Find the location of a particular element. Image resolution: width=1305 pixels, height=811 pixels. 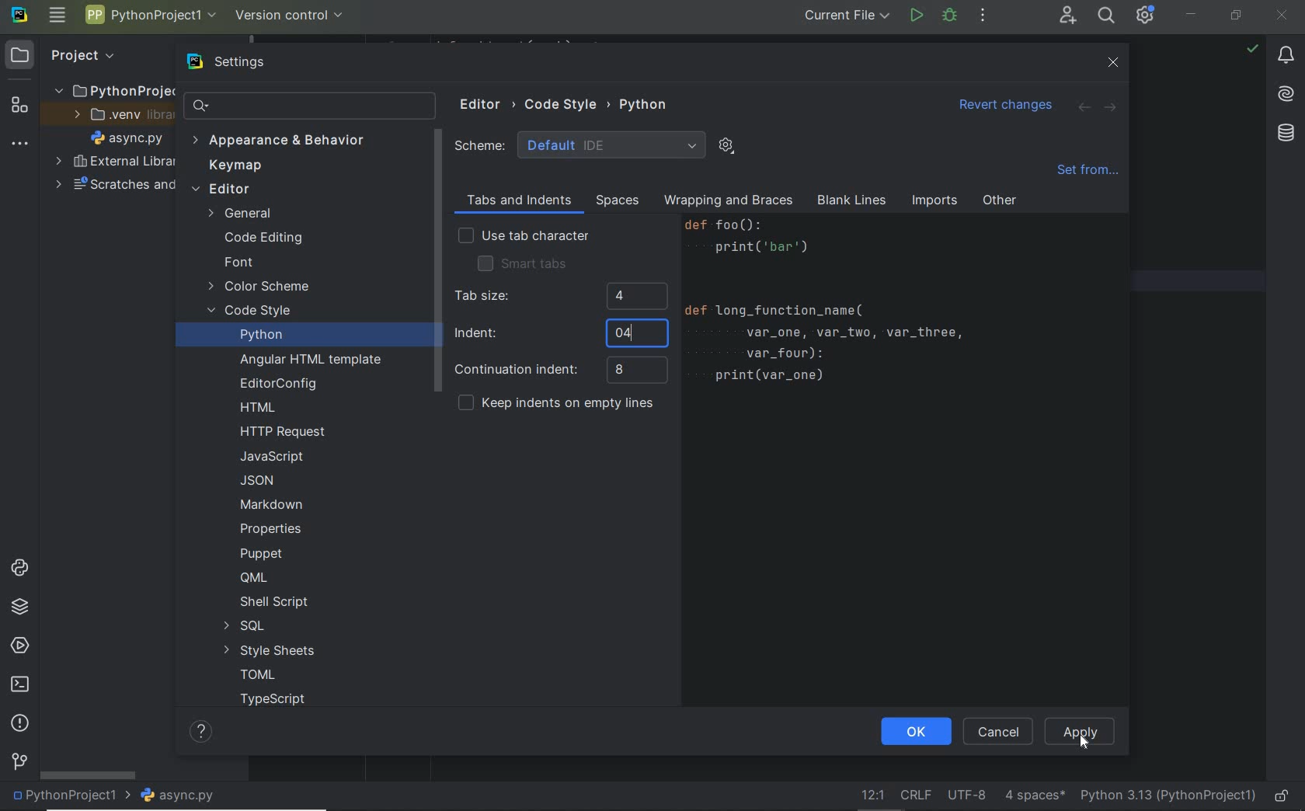

structure is located at coordinates (18, 107).